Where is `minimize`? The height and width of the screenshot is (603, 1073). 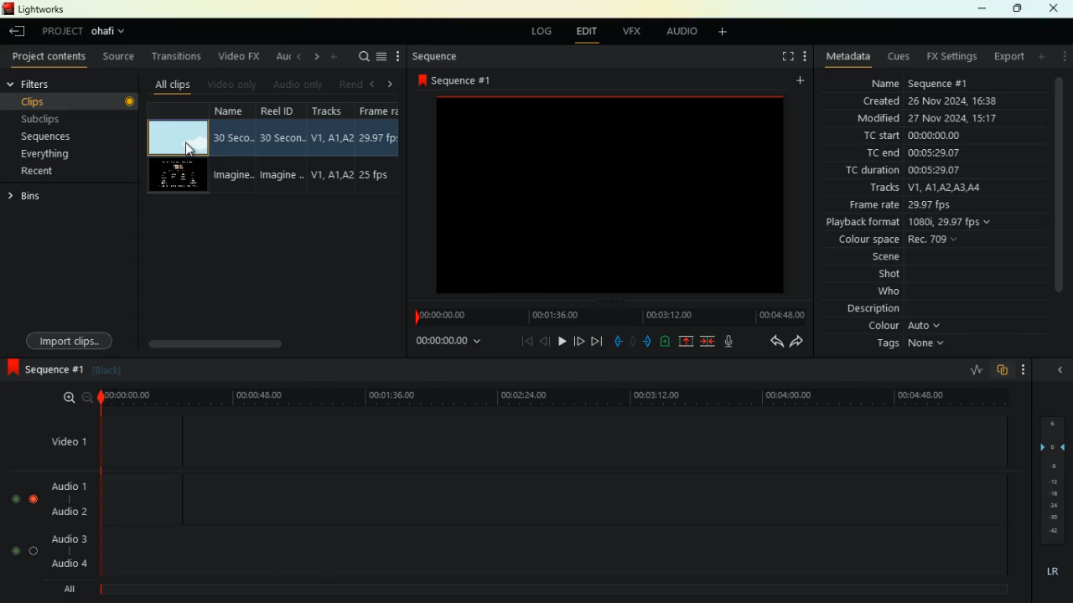
minimize is located at coordinates (977, 9).